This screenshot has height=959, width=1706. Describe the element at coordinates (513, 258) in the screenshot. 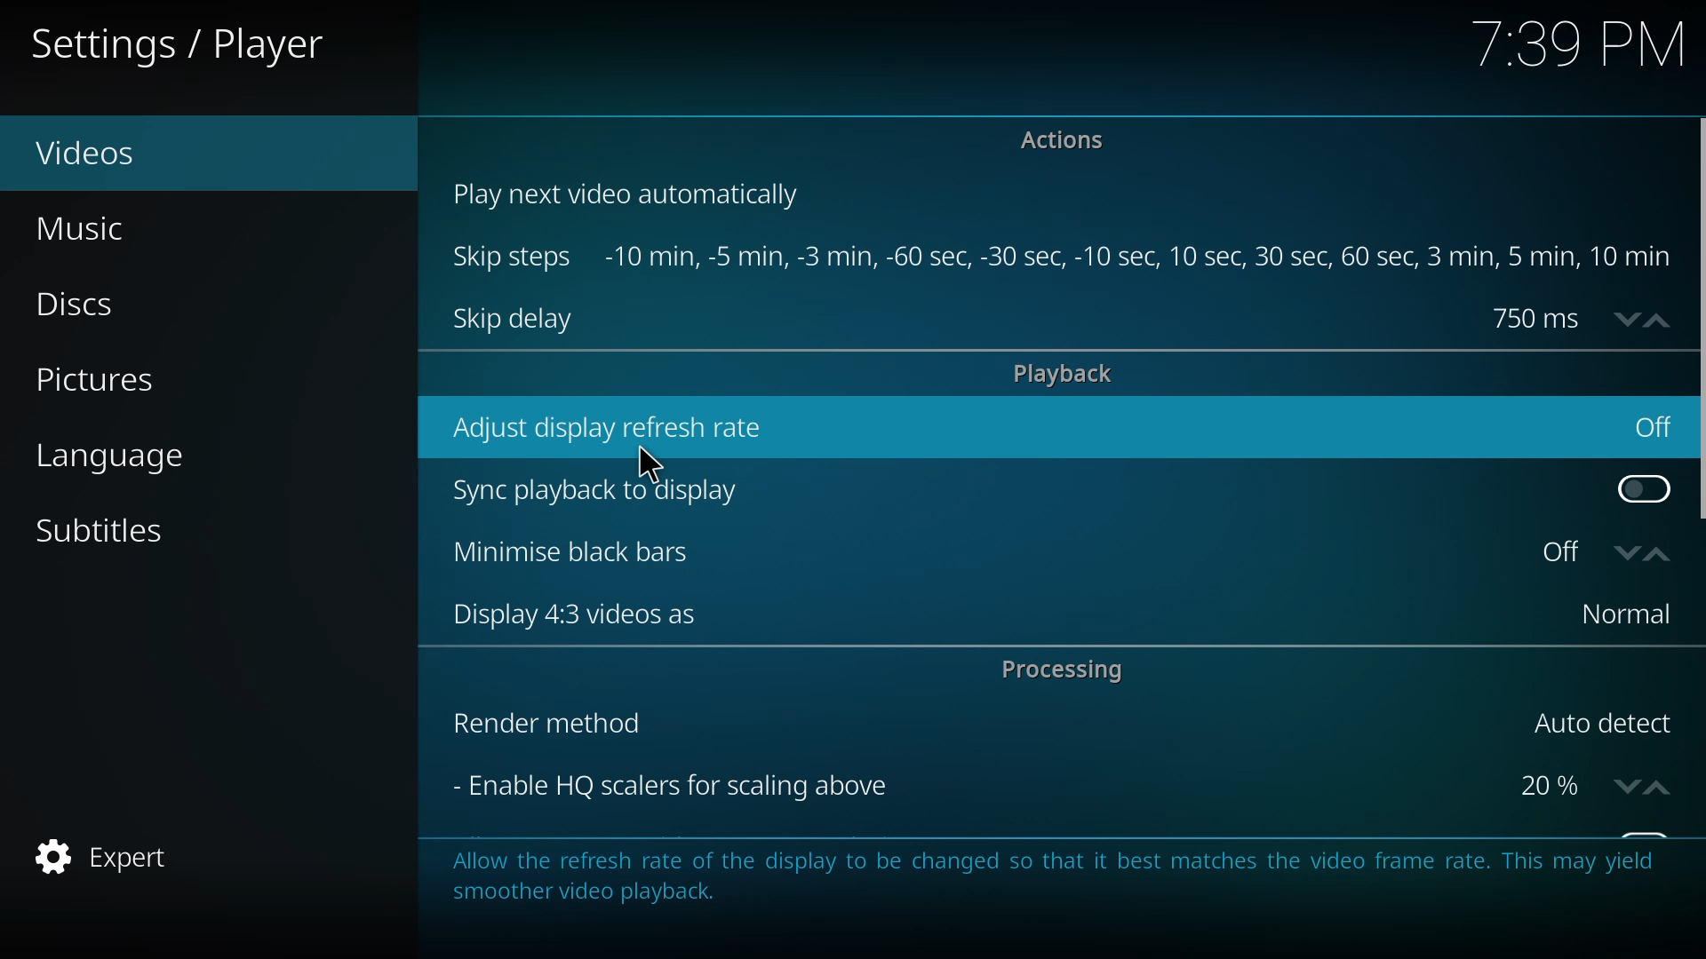

I see `skip steps` at that location.